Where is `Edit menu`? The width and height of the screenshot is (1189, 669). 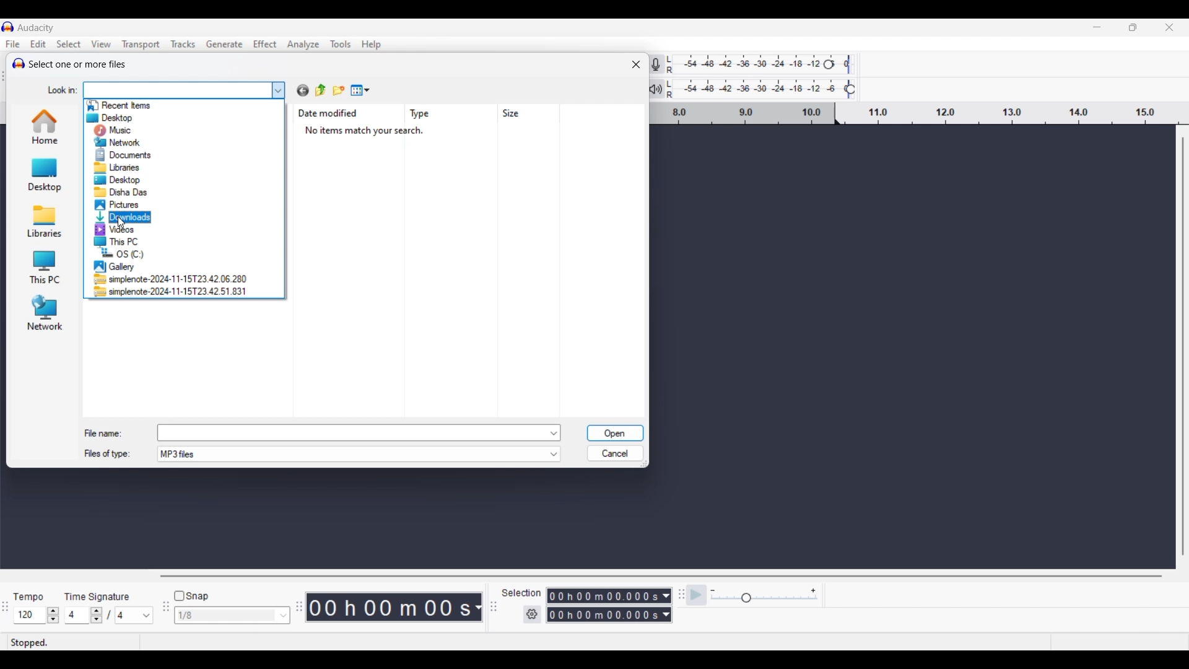
Edit menu is located at coordinates (38, 43).